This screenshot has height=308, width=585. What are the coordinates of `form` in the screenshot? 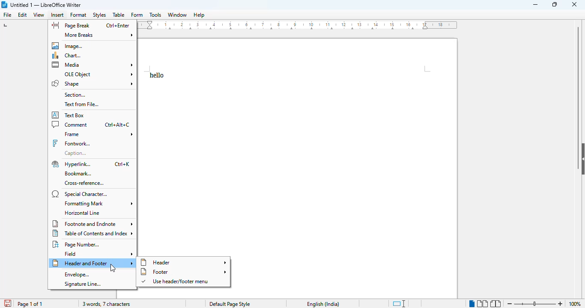 It's located at (137, 15).